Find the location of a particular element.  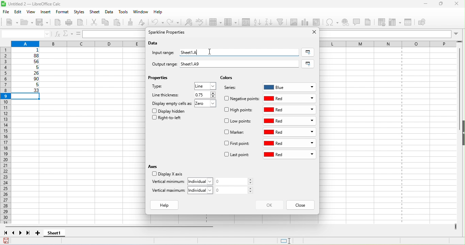

individual is located at coordinates (202, 190).